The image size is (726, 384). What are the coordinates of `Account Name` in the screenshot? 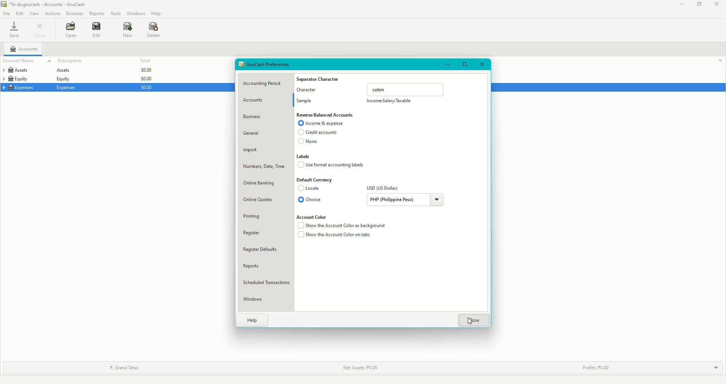 It's located at (27, 61).